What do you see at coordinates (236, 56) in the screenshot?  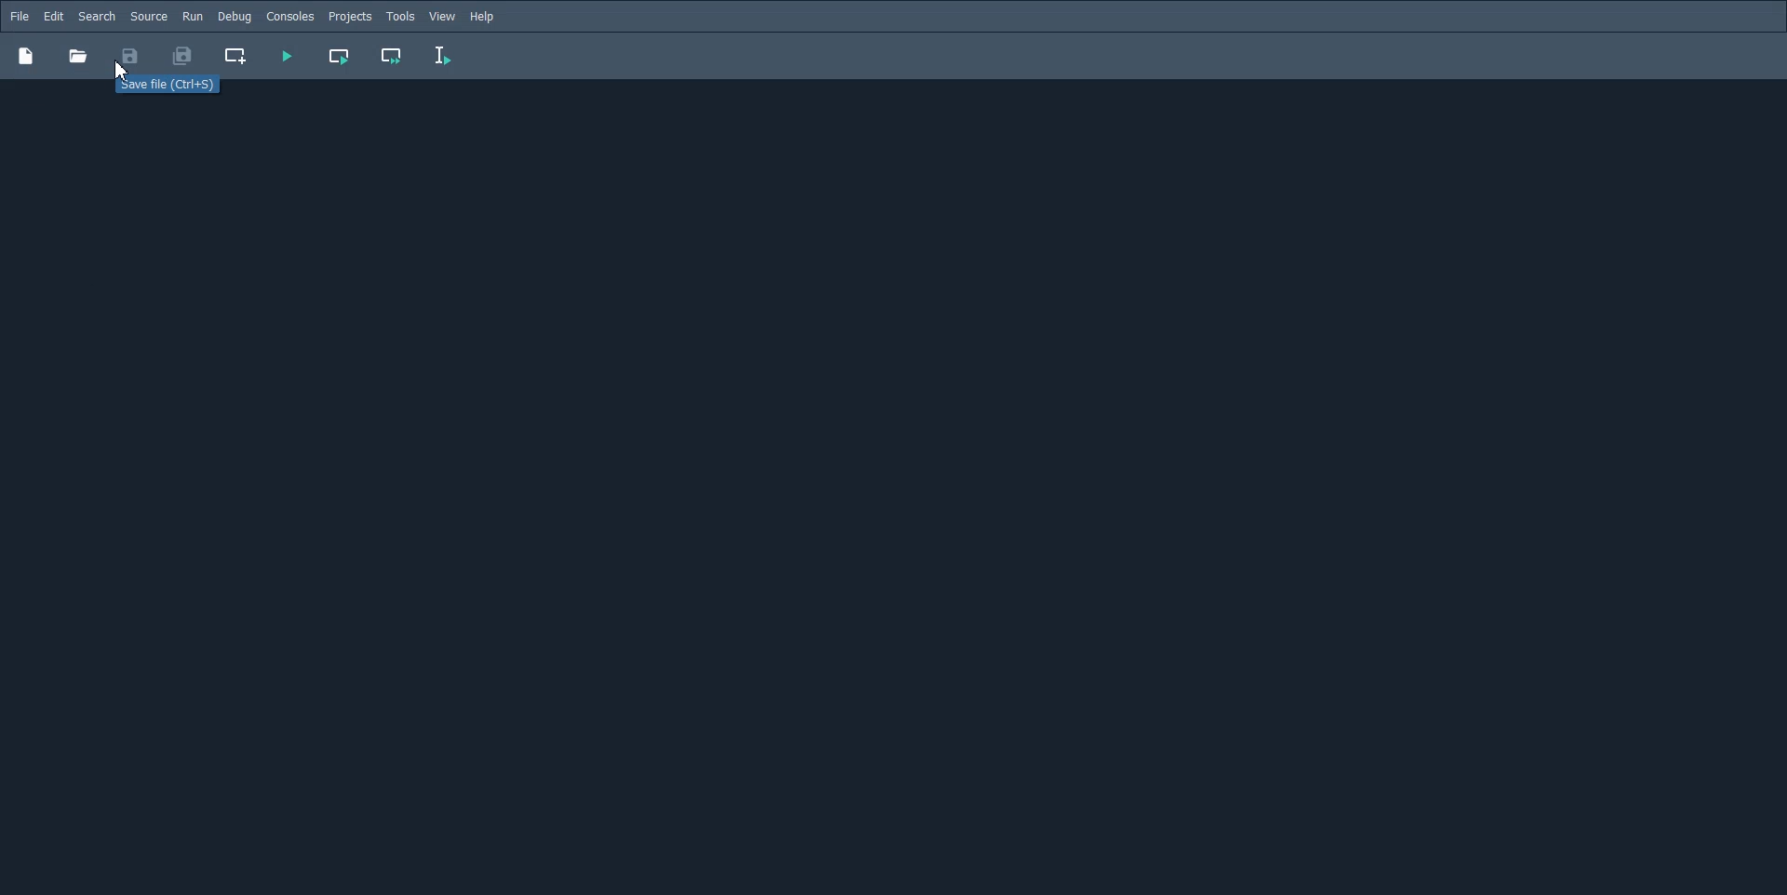 I see `Create new cell` at bounding box center [236, 56].